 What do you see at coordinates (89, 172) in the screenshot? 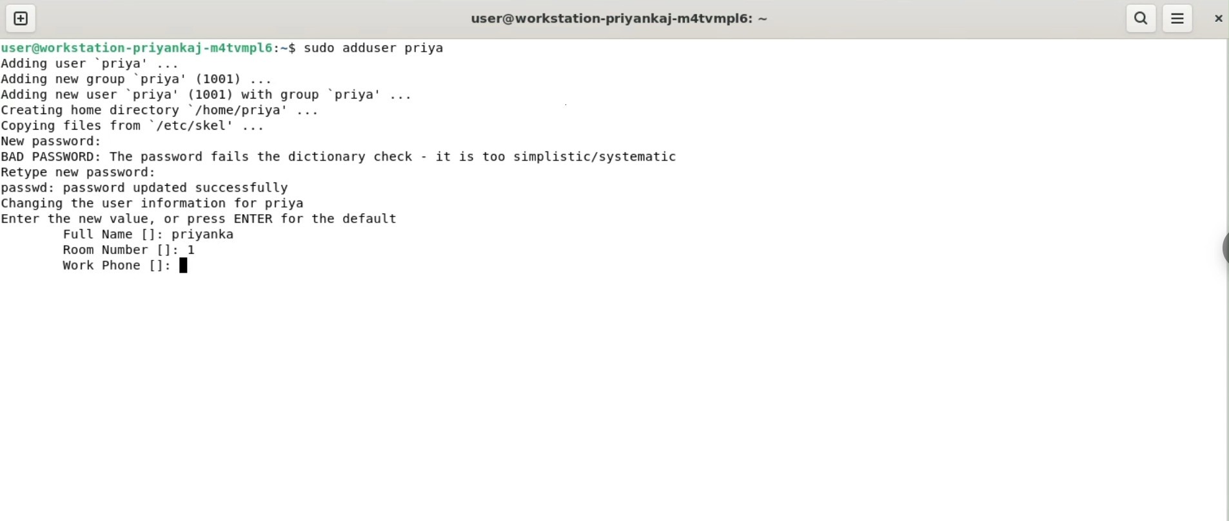
I see `retype new password:` at bounding box center [89, 172].